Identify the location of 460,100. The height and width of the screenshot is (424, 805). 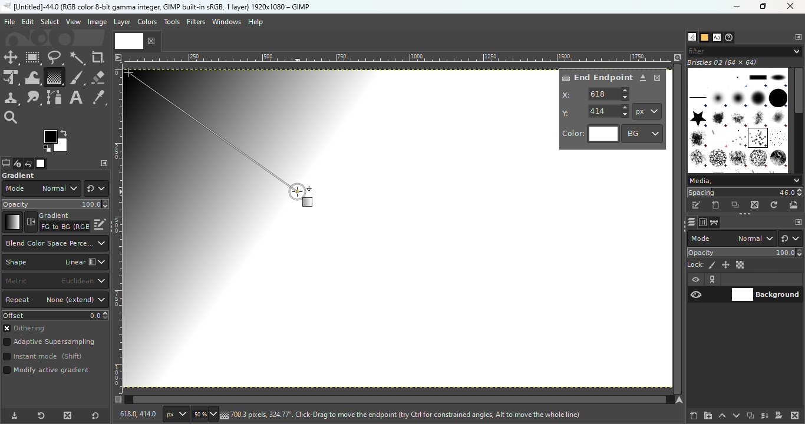
(136, 413).